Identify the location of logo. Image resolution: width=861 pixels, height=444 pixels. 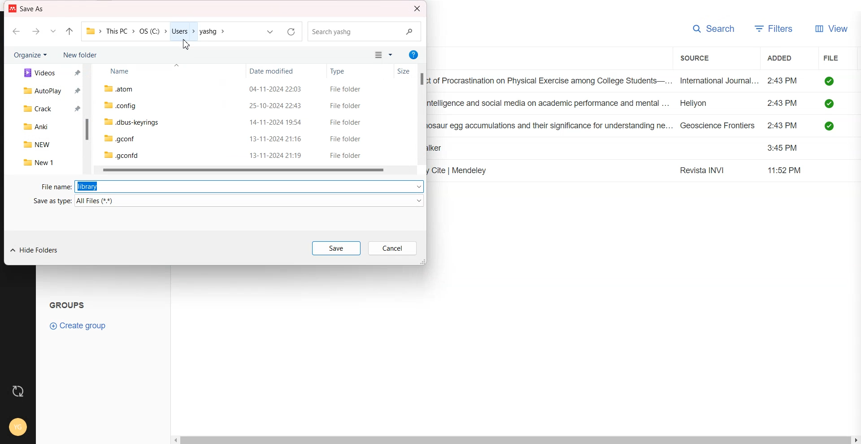
(13, 9).